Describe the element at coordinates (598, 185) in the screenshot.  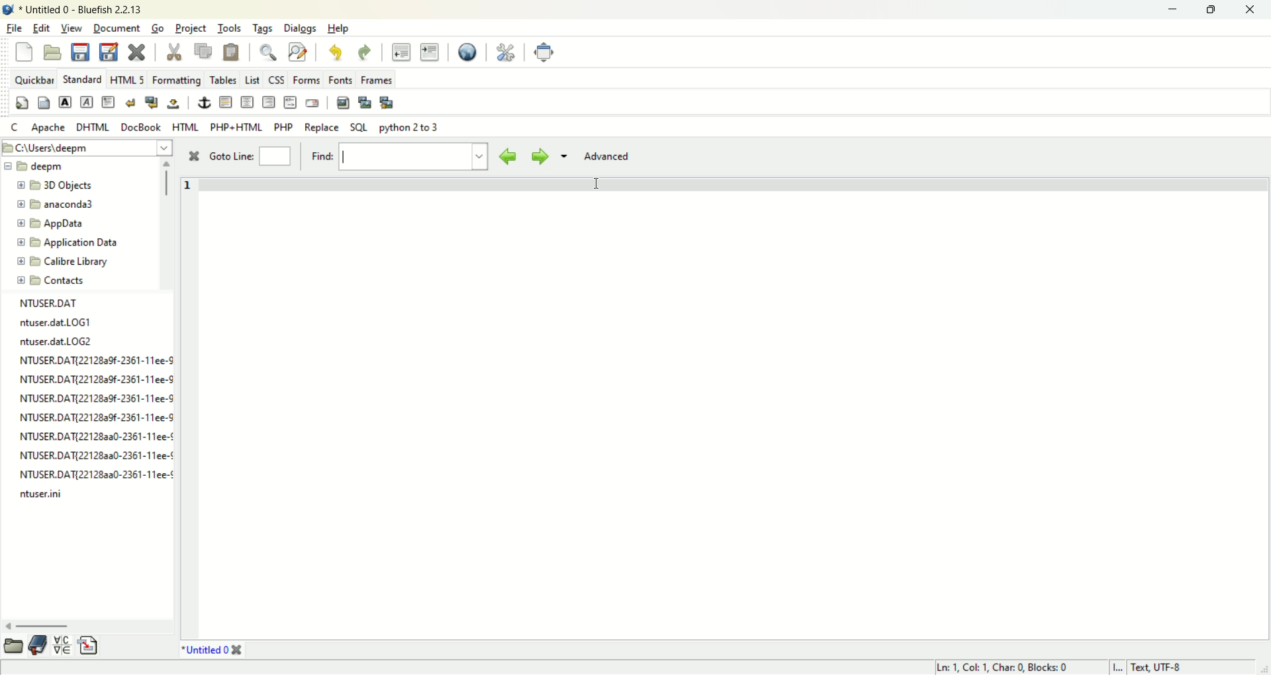
I see `cursor` at that location.